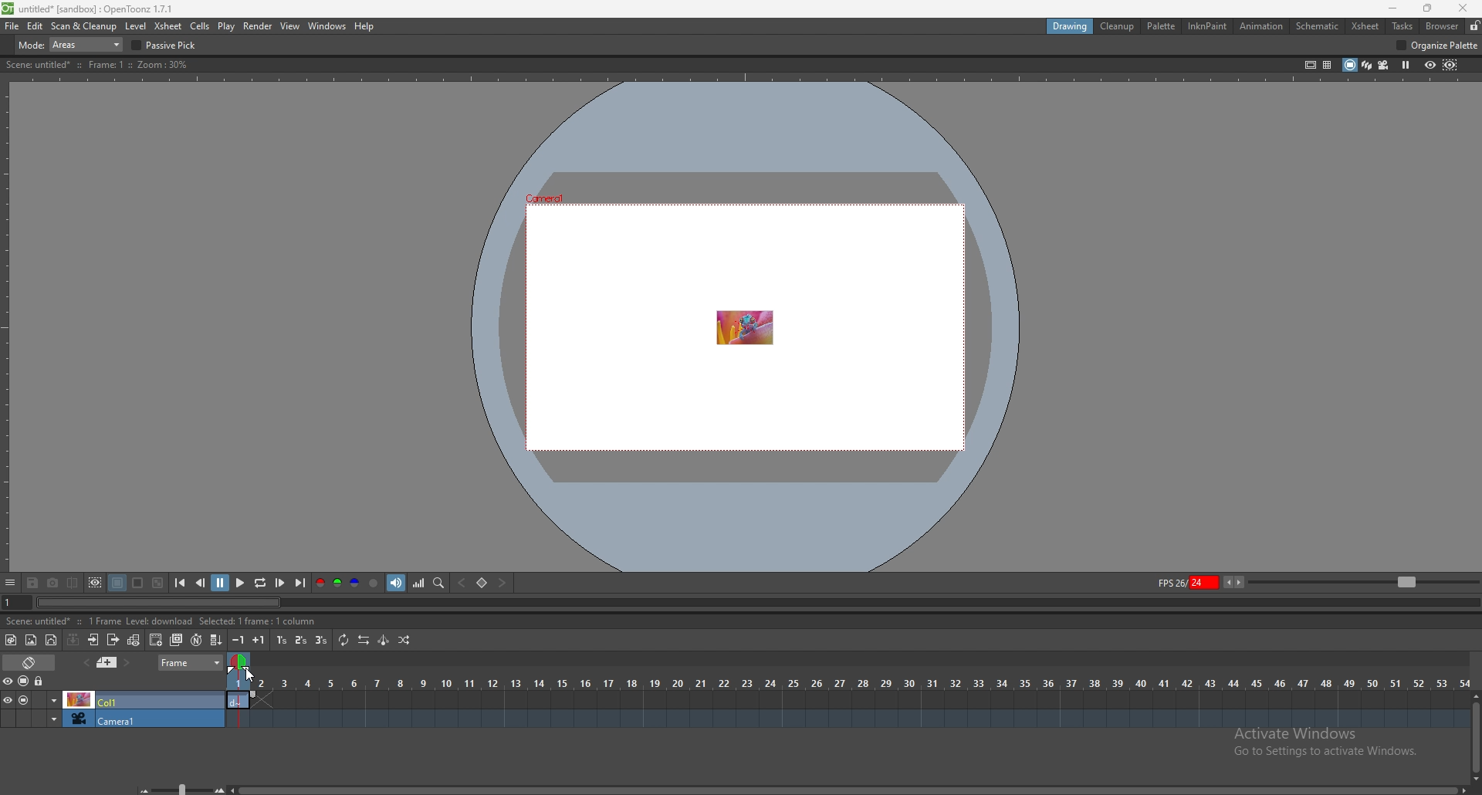  I want to click on create blank drawing, so click(156, 640).